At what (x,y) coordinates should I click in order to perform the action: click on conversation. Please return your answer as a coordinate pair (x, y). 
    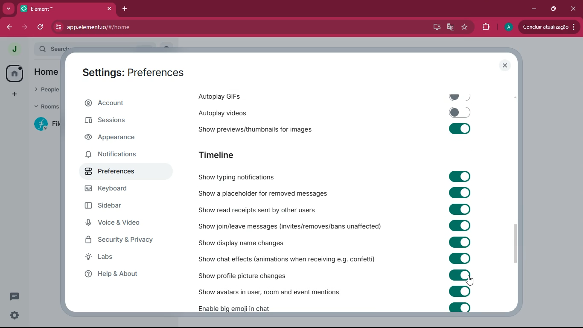
    Looking at the image, I should click on (14, 298).